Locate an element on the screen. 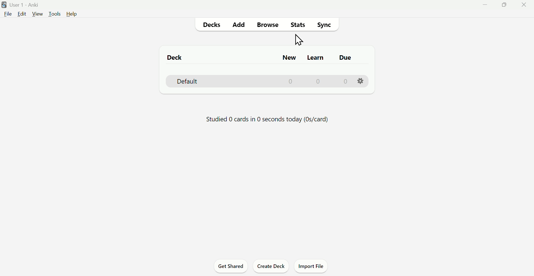 The image size is (534, 276). Settings is located at coordinates (362, 81).